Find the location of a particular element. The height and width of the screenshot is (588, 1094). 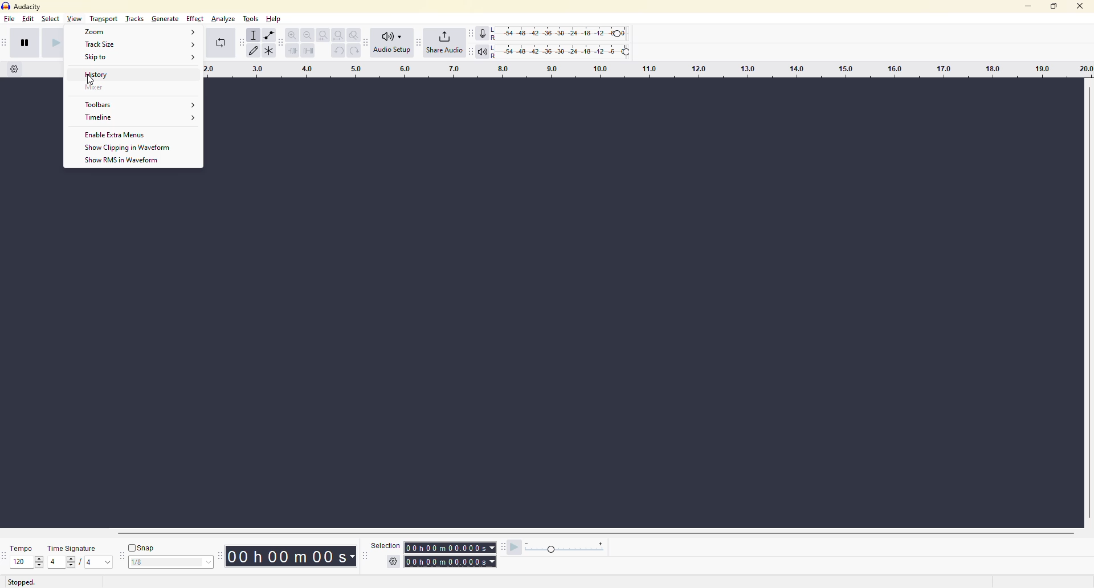

undo is located at coordinates (337, 51).